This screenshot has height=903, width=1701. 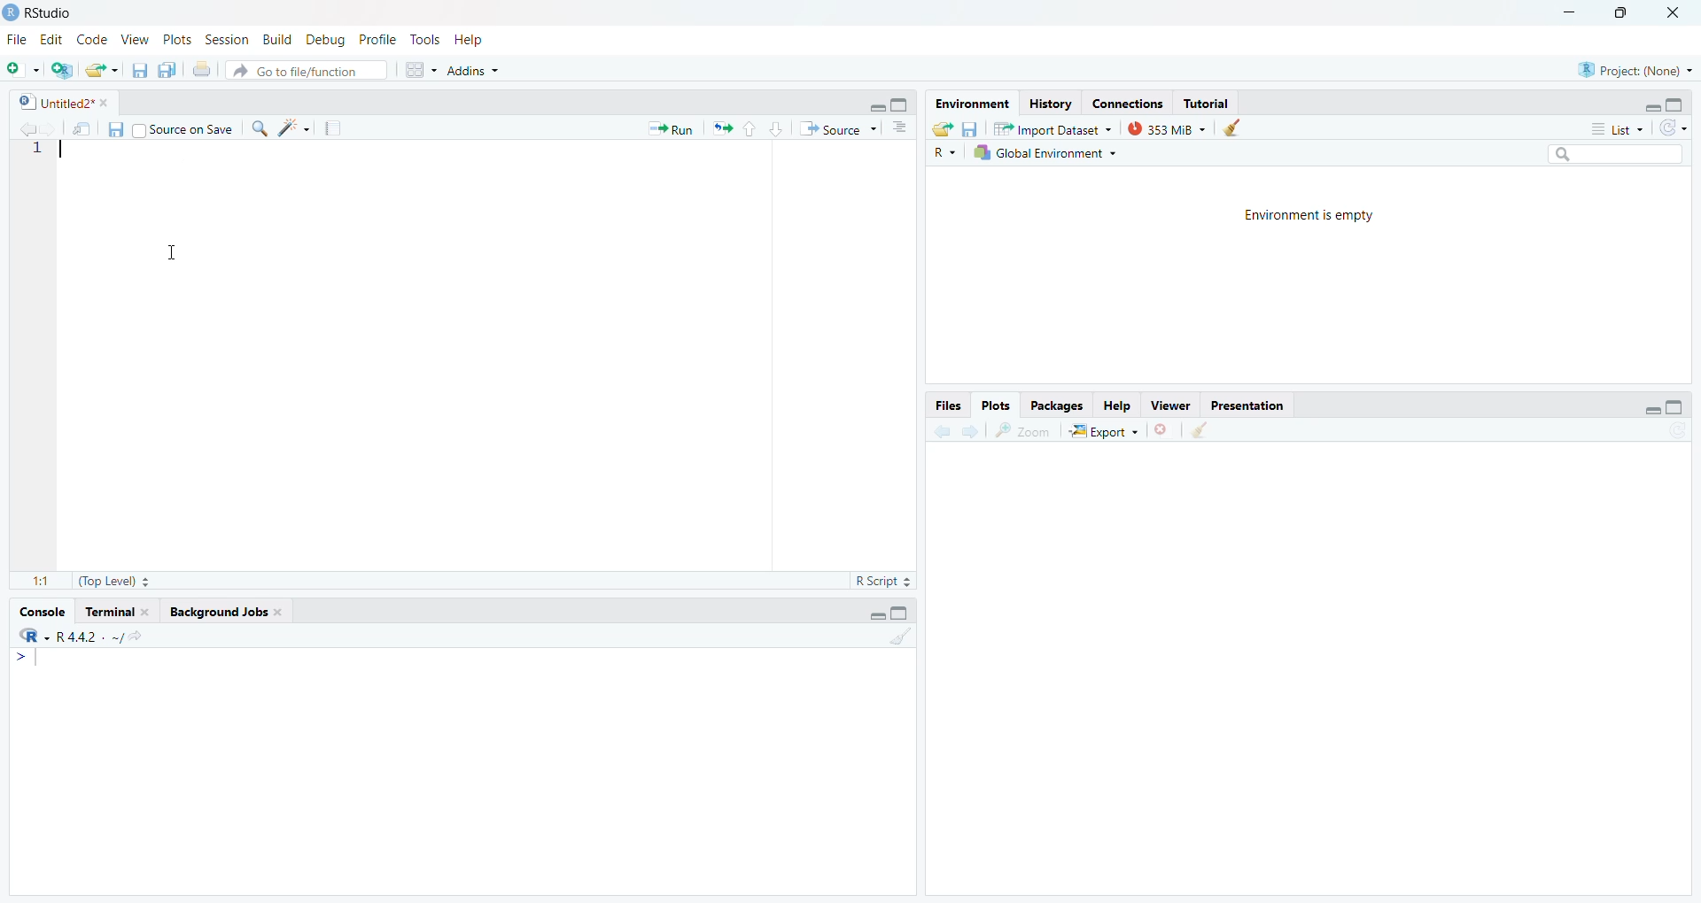 What do you see at coordinates (1171, 404) in the screenshot?
I see `Viewer` at bounding box center [1171, 404].